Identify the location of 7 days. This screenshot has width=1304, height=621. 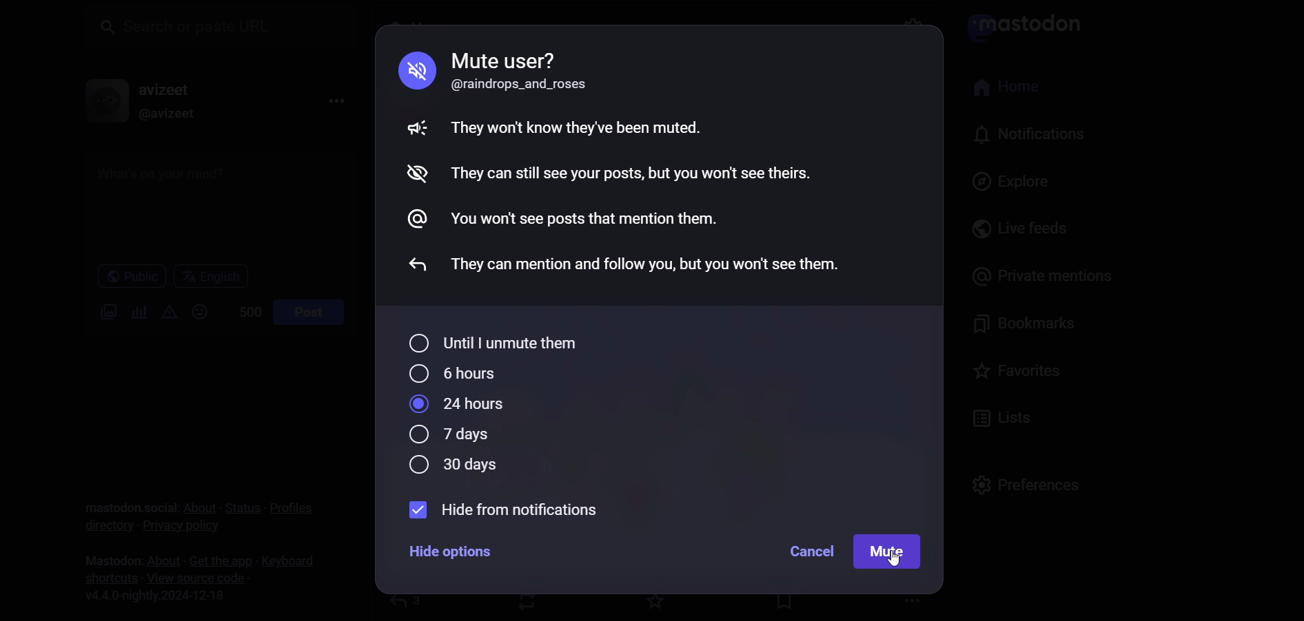
(450, 436).